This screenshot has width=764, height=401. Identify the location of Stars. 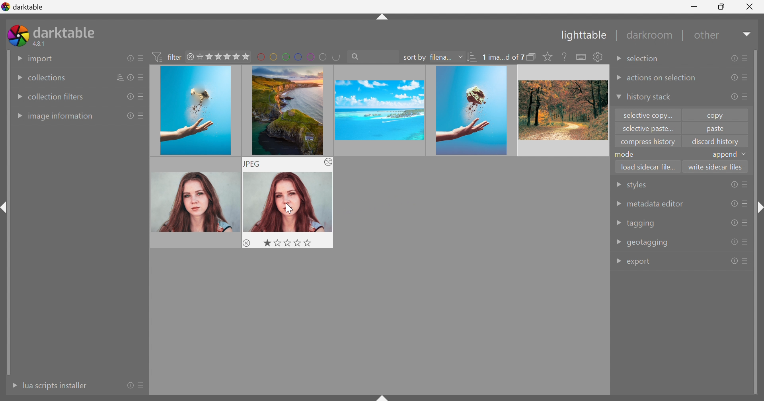
(288, 241).